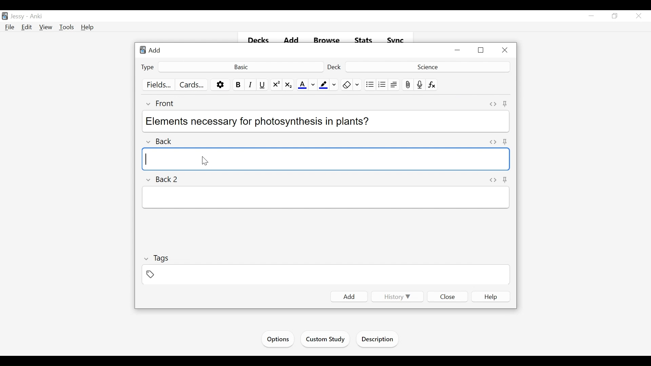  What do you see at coordinates (5, 16) in the screenshot?
I see `Anki Desktop Icon` at bounding box center [5, 16].